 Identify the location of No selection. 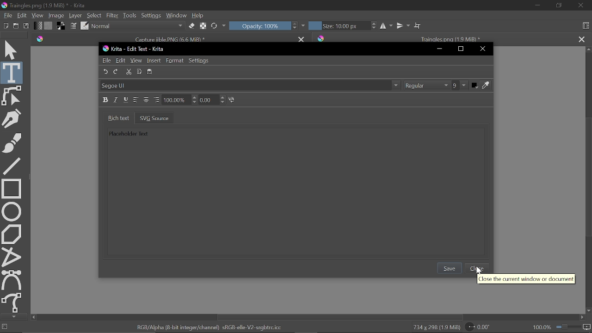
(4, 327).